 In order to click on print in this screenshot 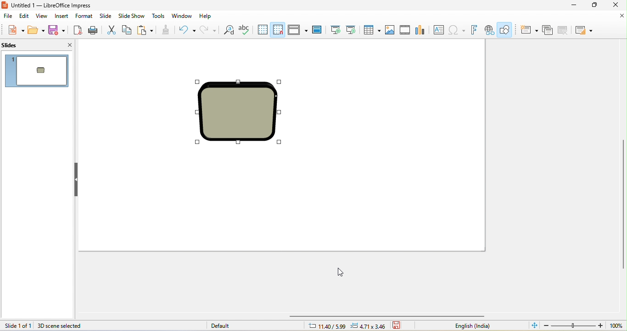, I will do `click(94, 29)`.